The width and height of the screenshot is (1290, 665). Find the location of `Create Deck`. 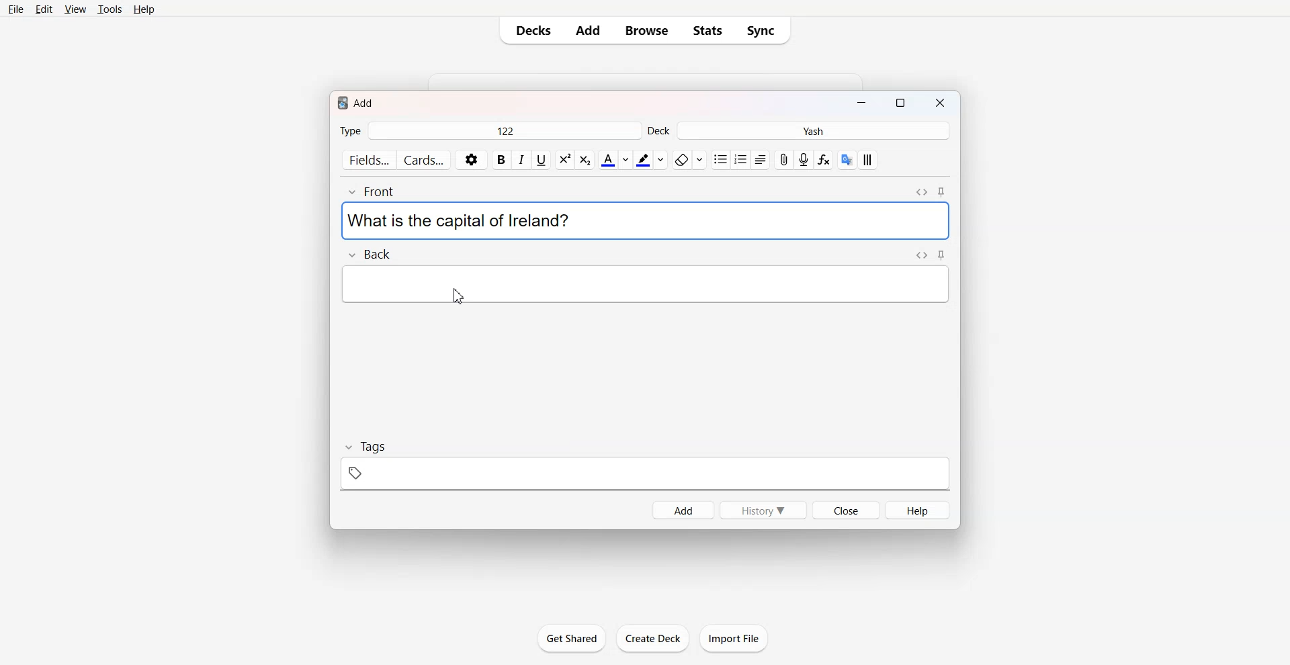

Create Deck is located at coordinates (652, 638).